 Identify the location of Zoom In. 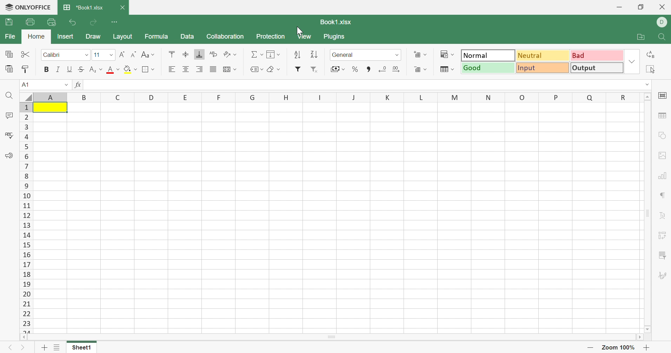
(645, 347).